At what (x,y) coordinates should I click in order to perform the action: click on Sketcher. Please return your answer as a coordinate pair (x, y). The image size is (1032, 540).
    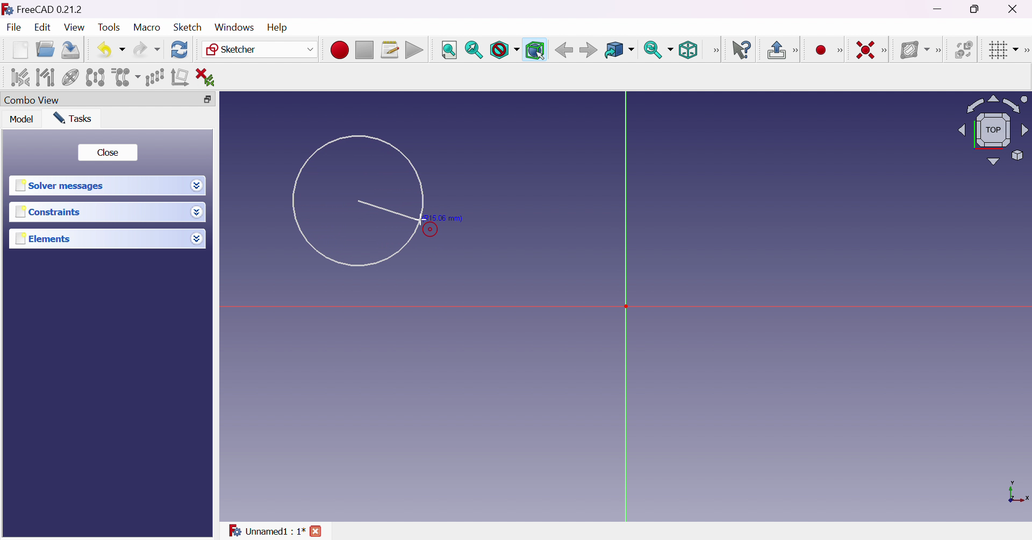
    Looking at the image, I should click on (258, 49).